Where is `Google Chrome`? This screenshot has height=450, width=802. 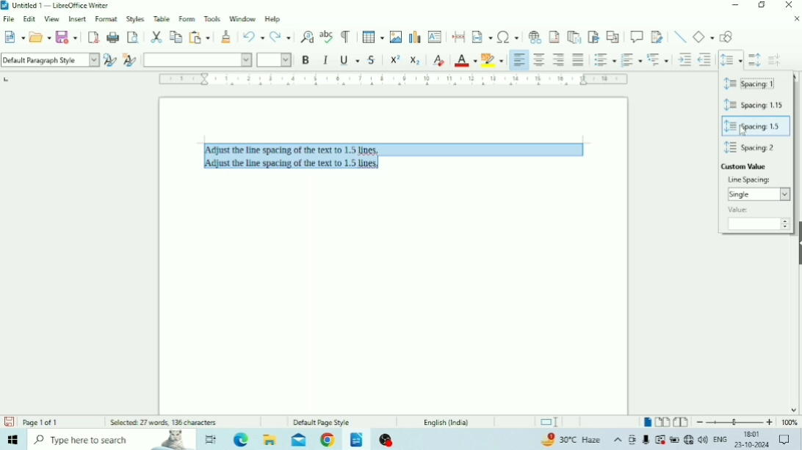
Google Chrome is located at coordinates (328, 440).